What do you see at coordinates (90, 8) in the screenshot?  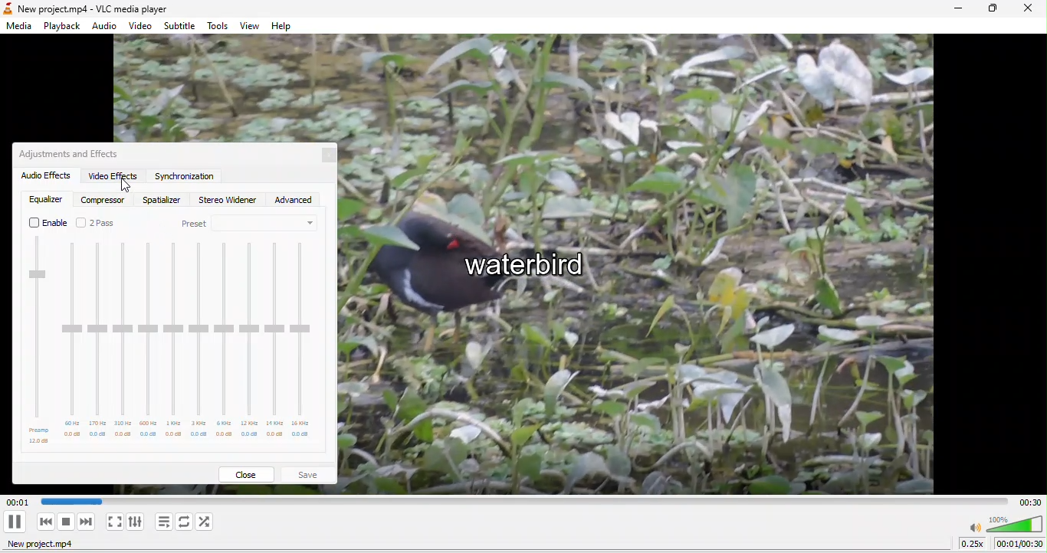 I see `New project.mp4 - VLC media player` at bounding box center [90, 8].